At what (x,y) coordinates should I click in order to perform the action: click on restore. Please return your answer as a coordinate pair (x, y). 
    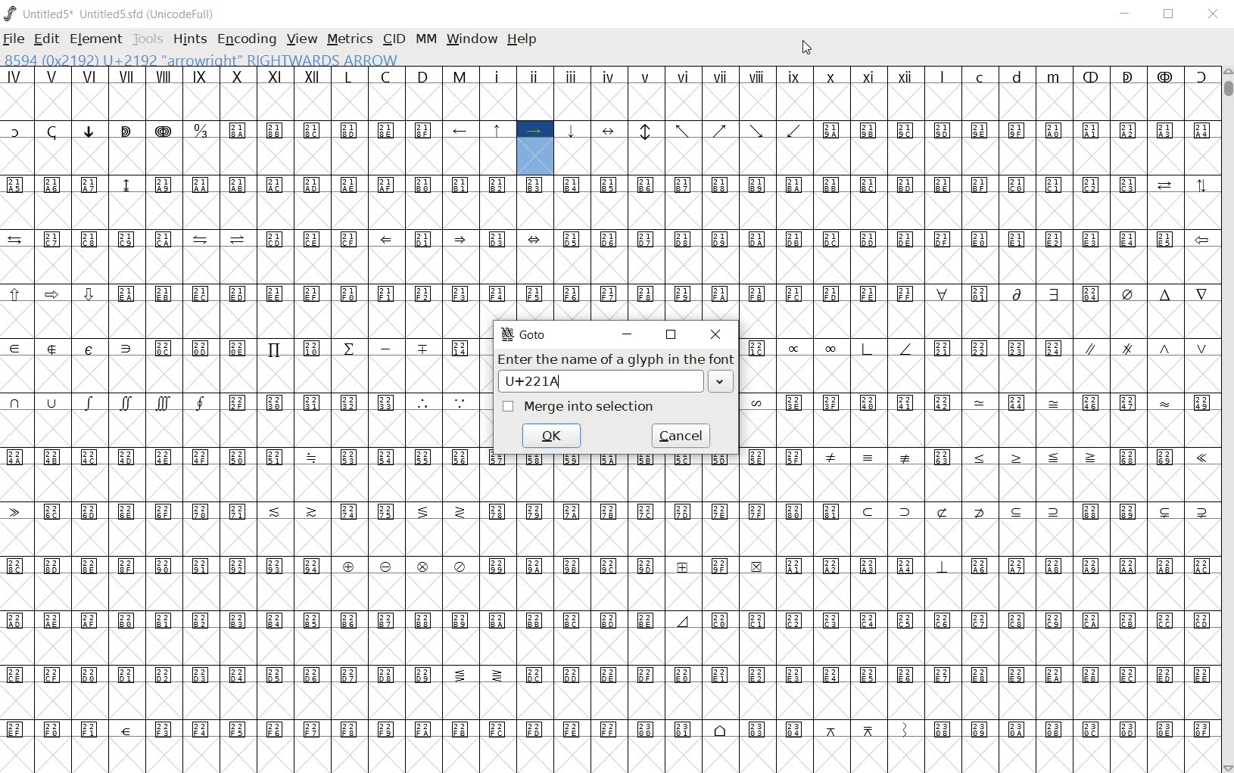
    Looking at the image, I should click on (673, 335).